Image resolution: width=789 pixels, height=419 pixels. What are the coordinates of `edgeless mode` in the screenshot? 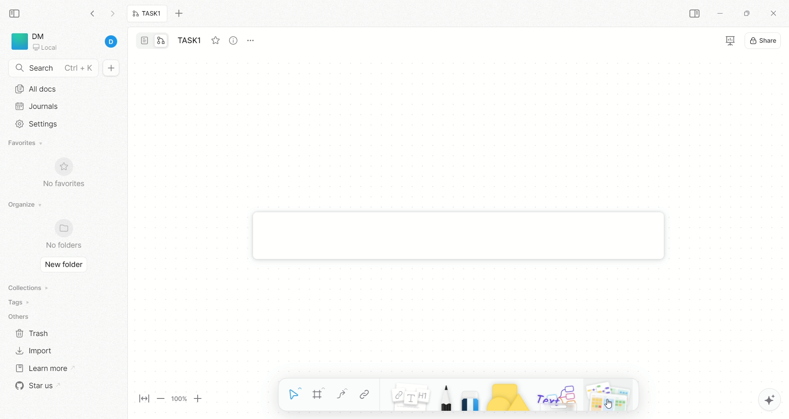 It's located at (161, 40).